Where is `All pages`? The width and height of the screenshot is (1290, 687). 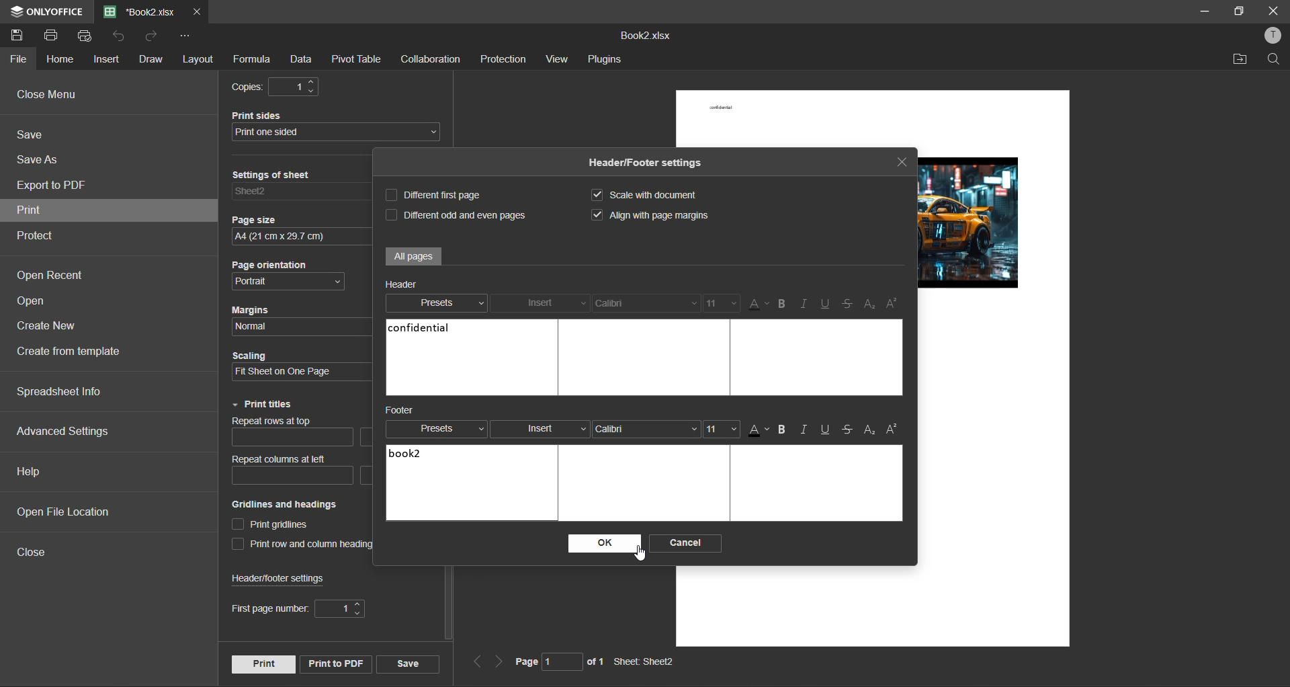 All pages is located at coordinates (413, 258).